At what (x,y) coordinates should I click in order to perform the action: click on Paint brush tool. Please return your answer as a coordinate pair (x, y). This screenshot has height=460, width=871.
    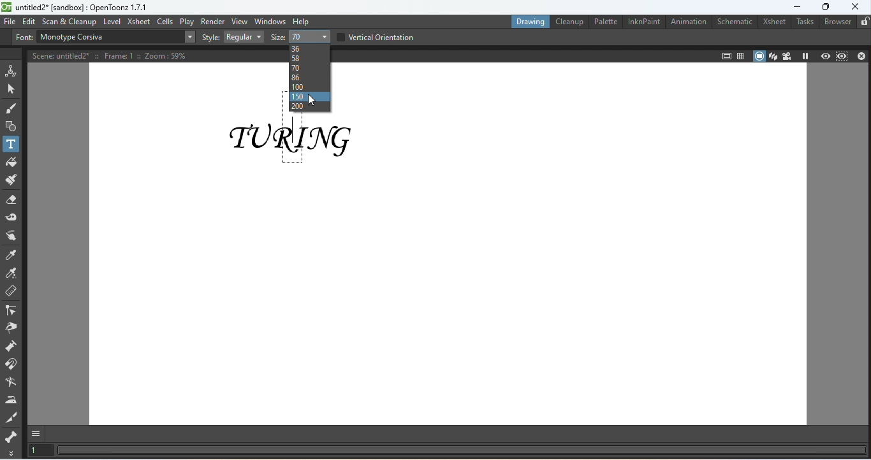
    Looking at the image, I should click on (11, 178).